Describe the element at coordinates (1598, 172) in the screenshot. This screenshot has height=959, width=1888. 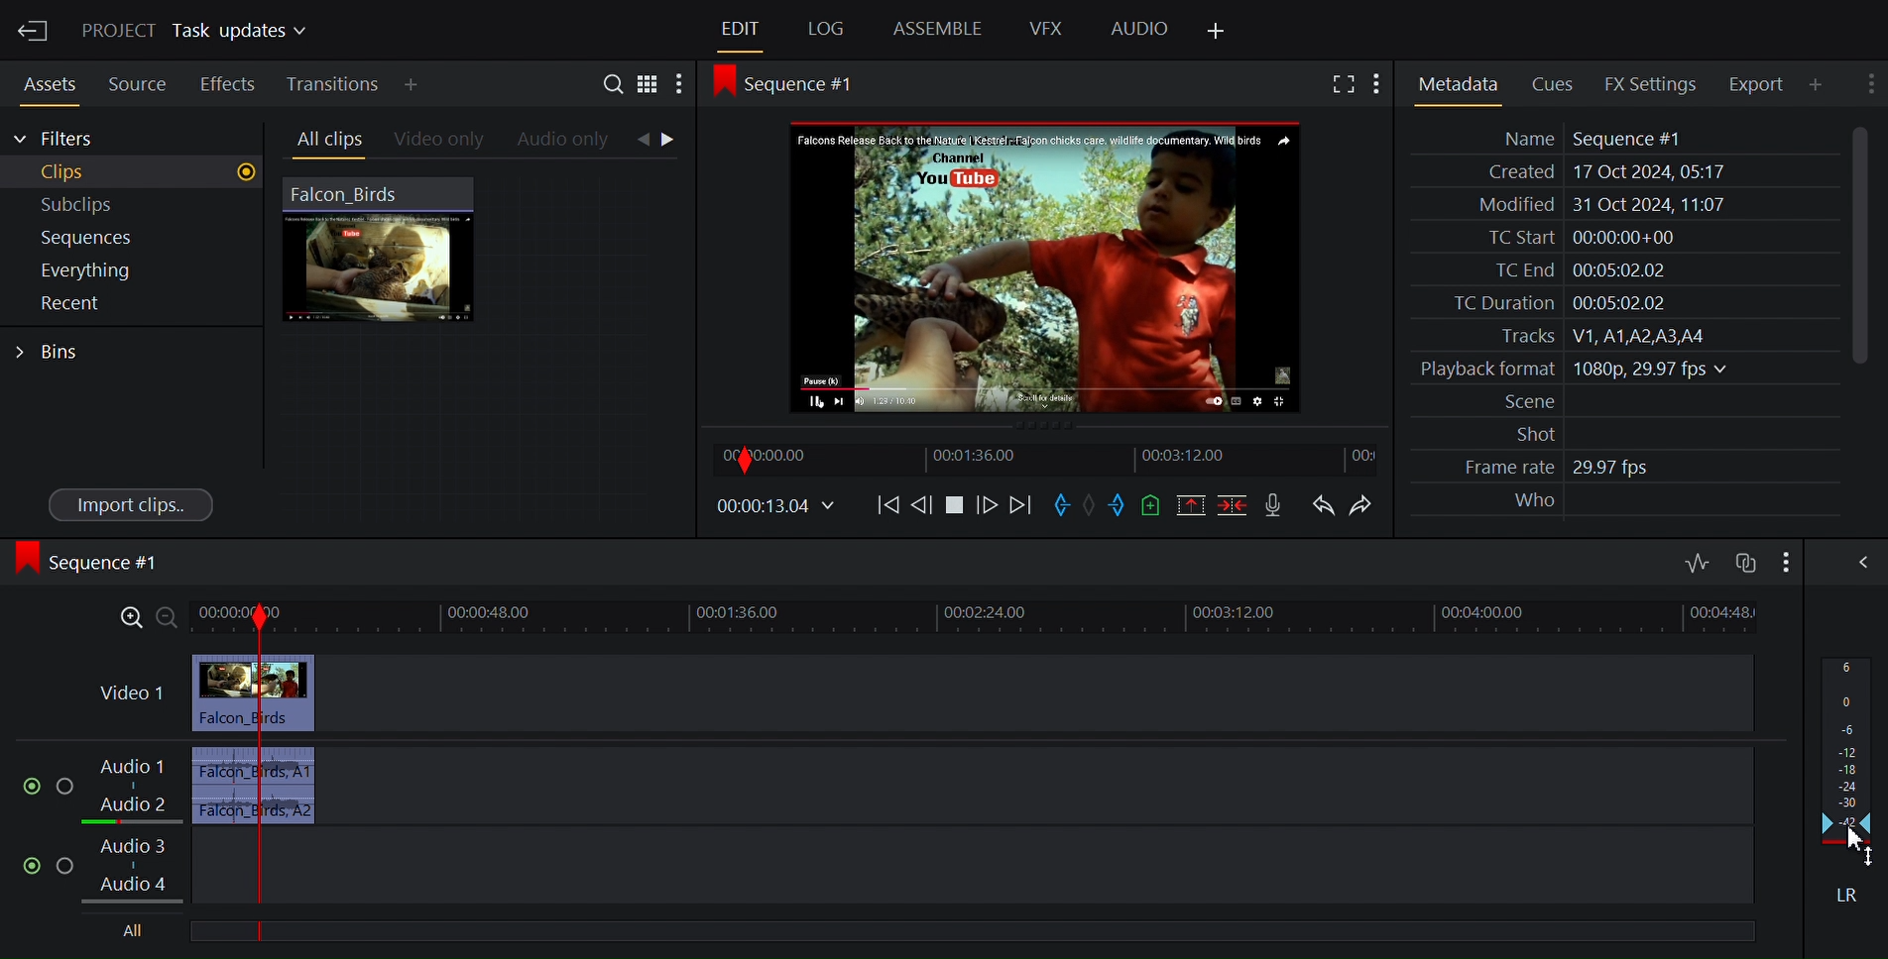
I see `Created 17 Oct 2024, 05:17` at that location.